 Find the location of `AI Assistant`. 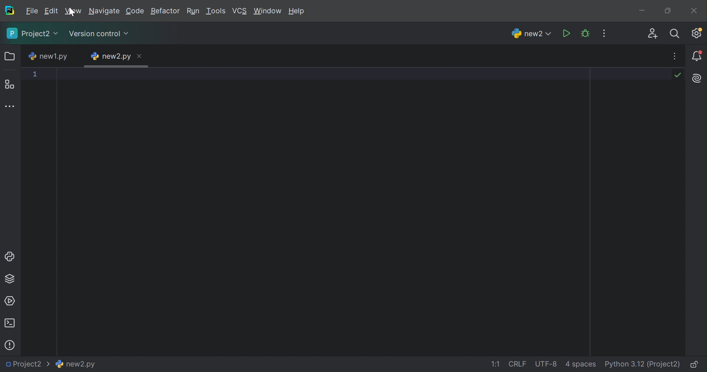

AI Assistant is located at coordinates (697, 79).